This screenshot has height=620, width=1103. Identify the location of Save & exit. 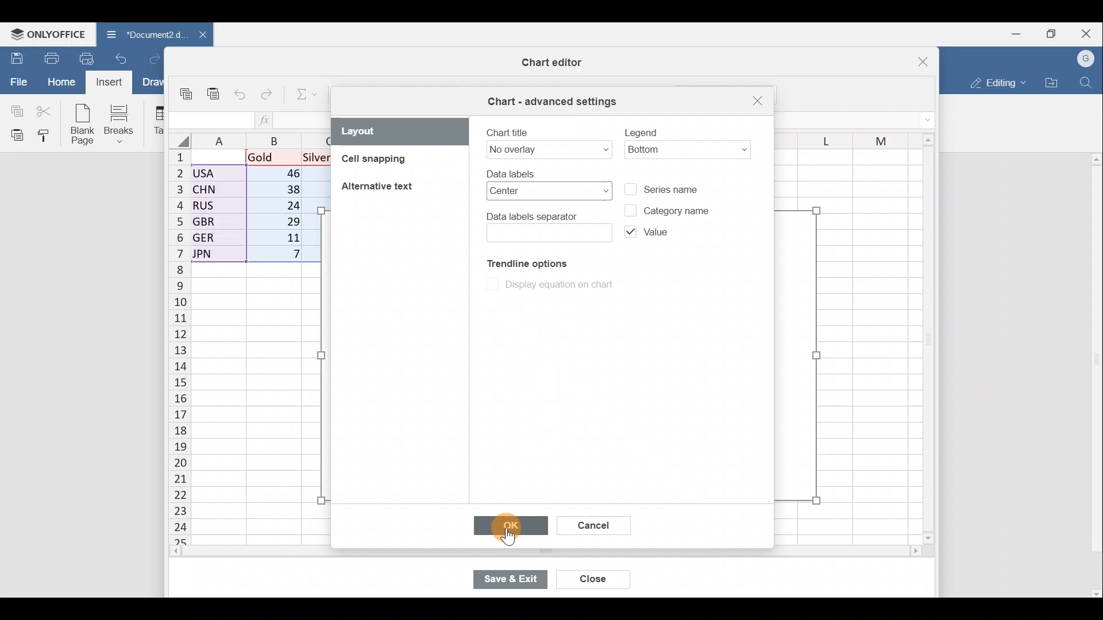
(516, 580).